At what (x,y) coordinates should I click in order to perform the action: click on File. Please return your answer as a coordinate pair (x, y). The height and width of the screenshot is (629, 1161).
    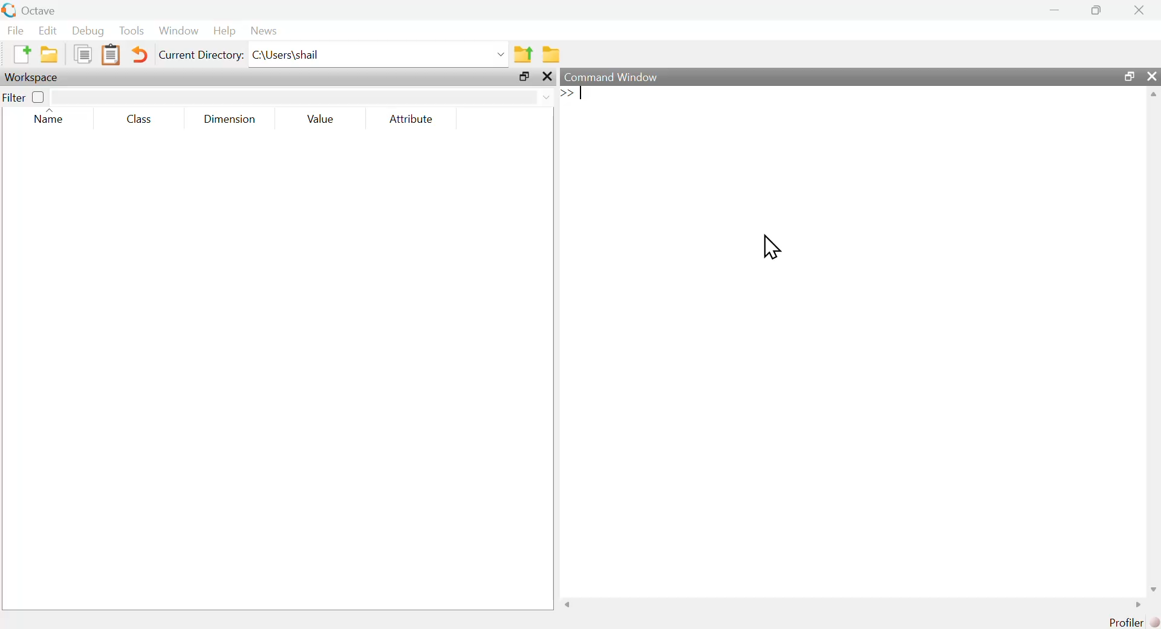
    Looking at the image, I should click on (16, 30).